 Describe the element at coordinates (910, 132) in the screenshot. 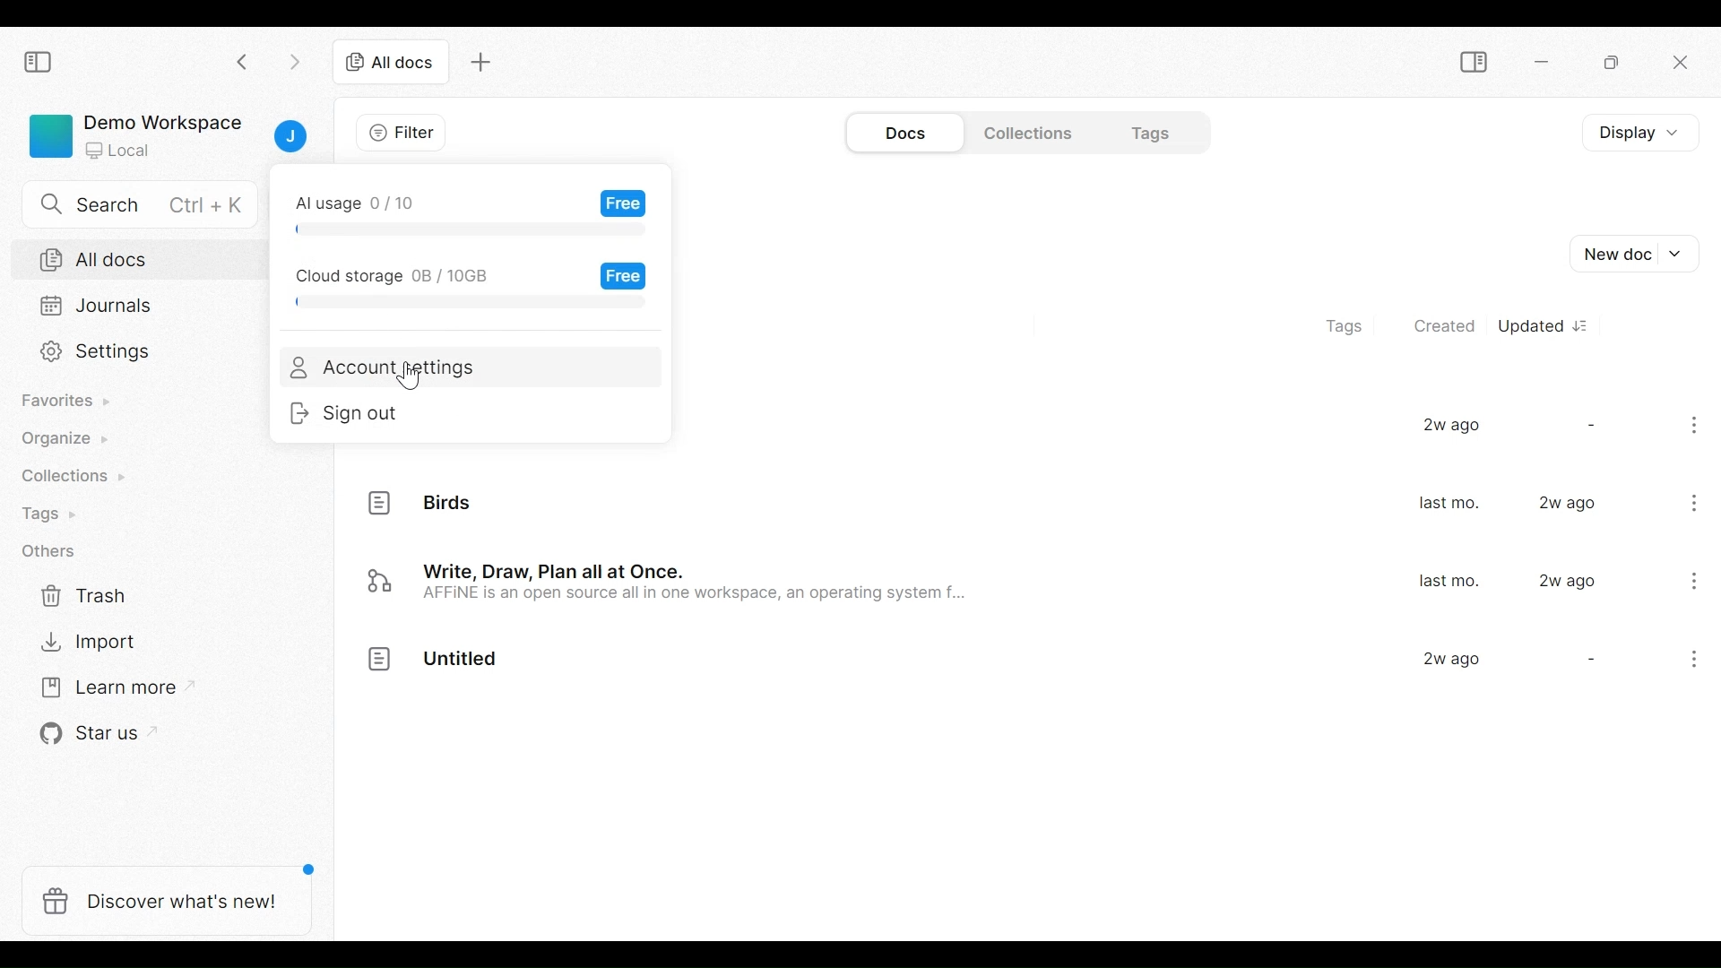

I see `Documents` at that location.